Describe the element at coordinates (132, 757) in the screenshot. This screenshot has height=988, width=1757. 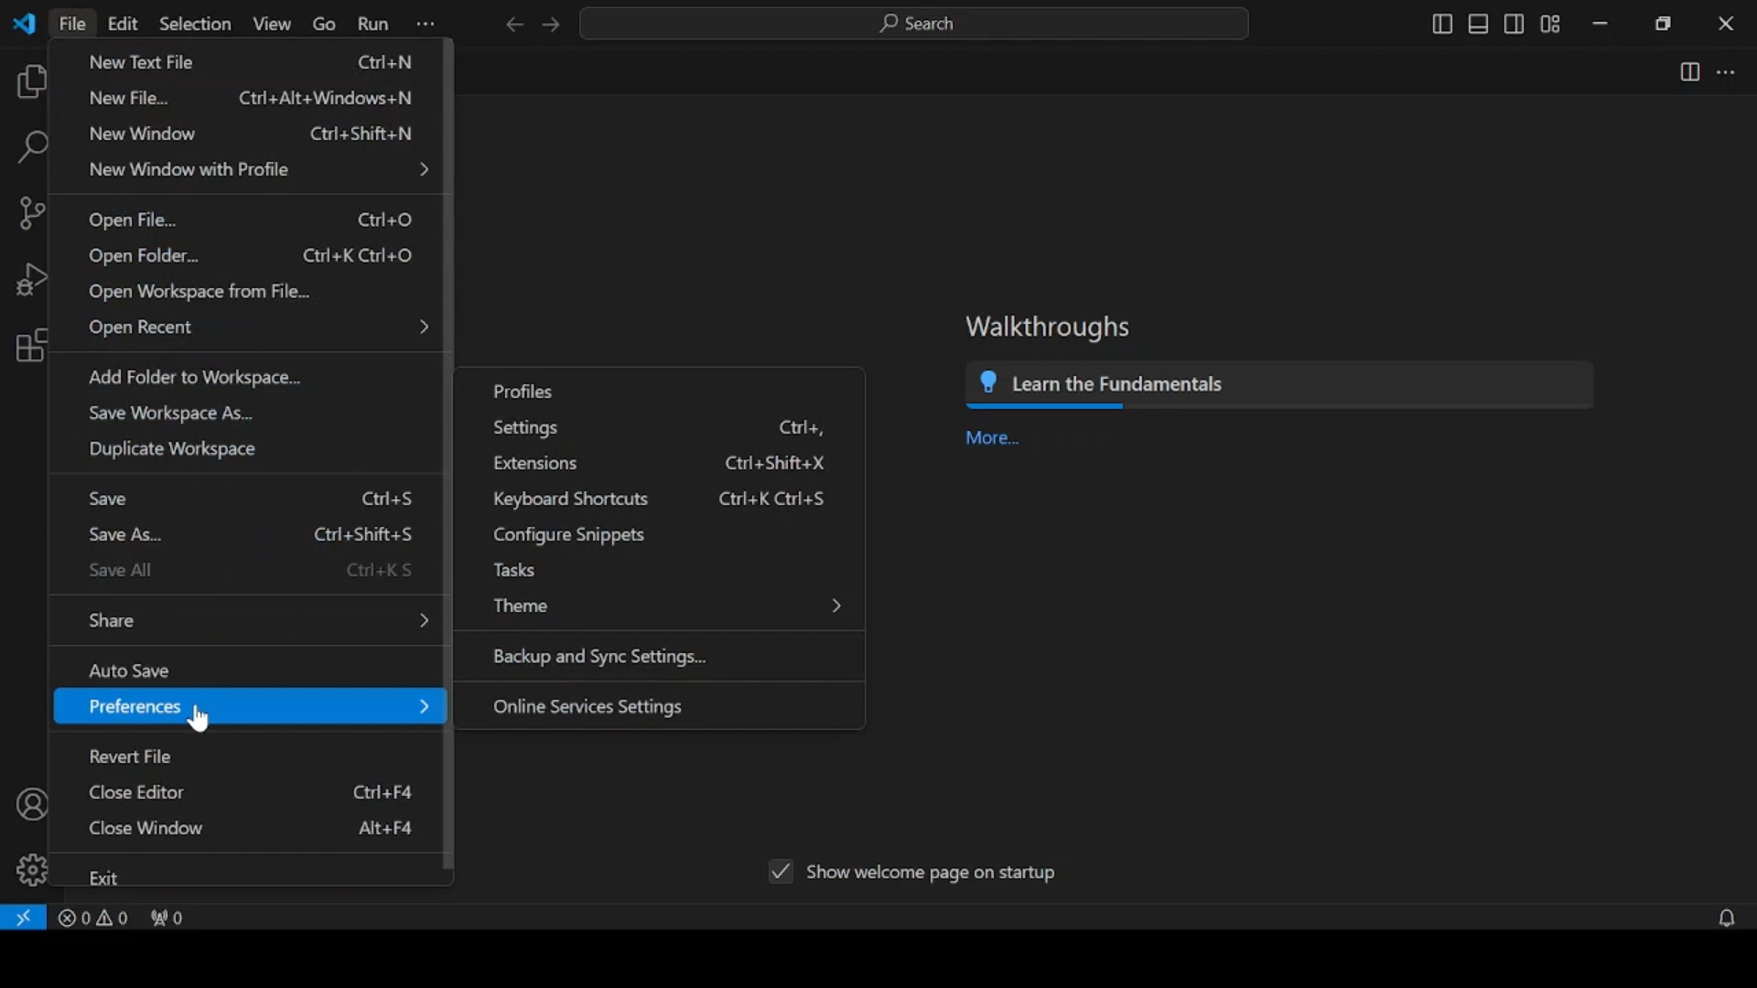
I see `revert file` at that location.